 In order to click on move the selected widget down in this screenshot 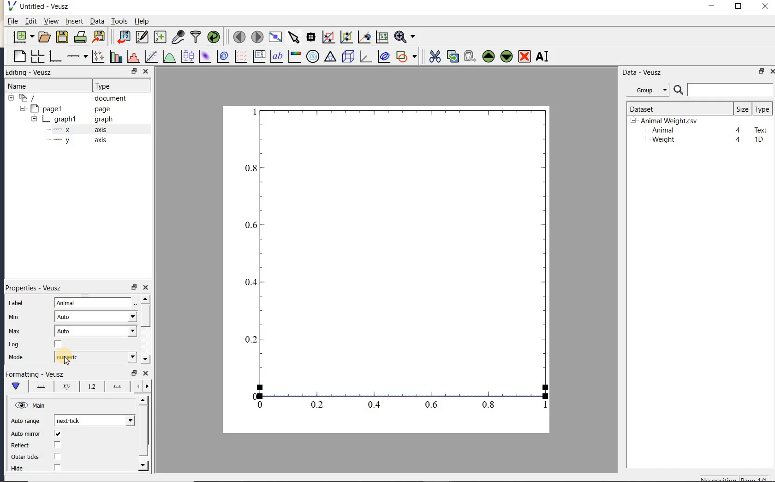, I will do `click(507, 56)`.